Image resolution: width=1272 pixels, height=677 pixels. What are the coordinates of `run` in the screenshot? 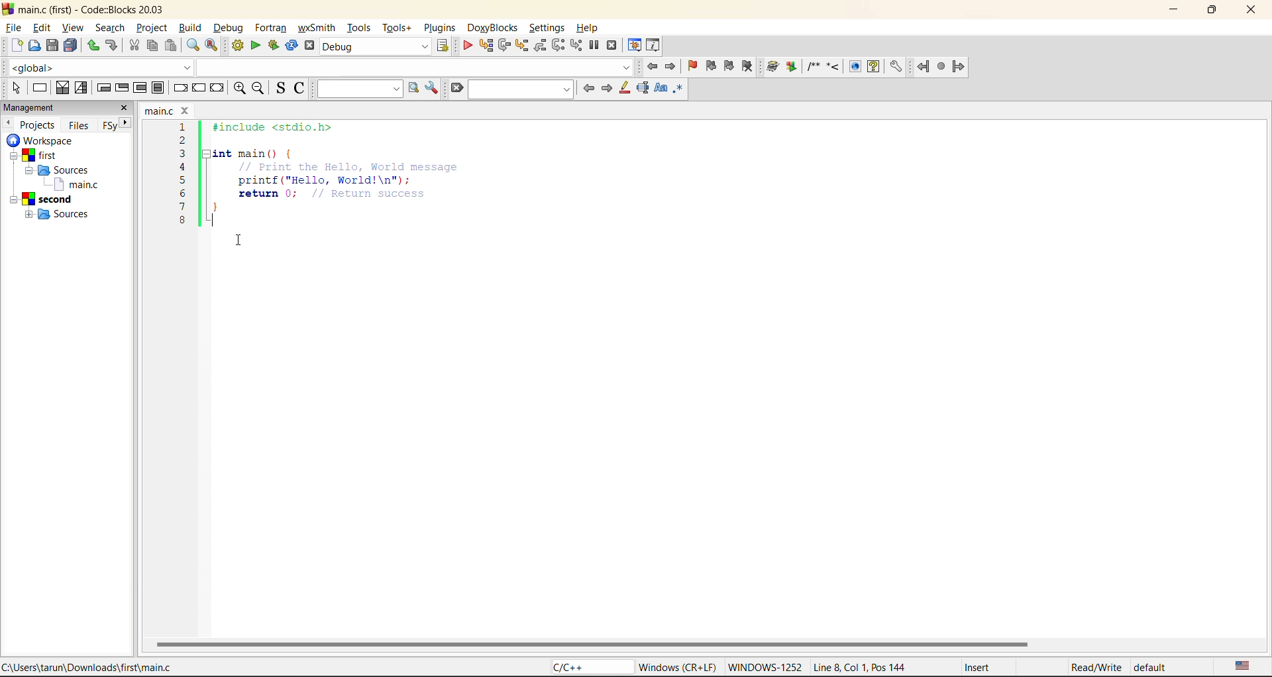 It's located at (256, 47).